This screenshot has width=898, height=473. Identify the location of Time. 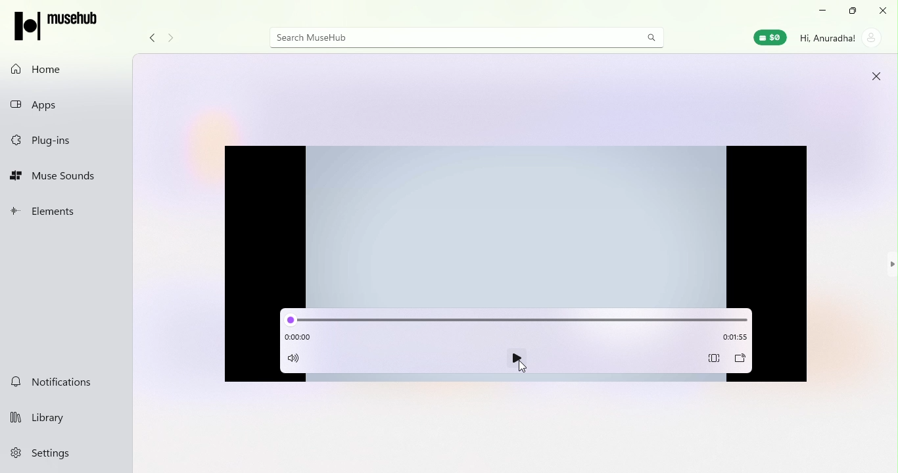
(729, 338).